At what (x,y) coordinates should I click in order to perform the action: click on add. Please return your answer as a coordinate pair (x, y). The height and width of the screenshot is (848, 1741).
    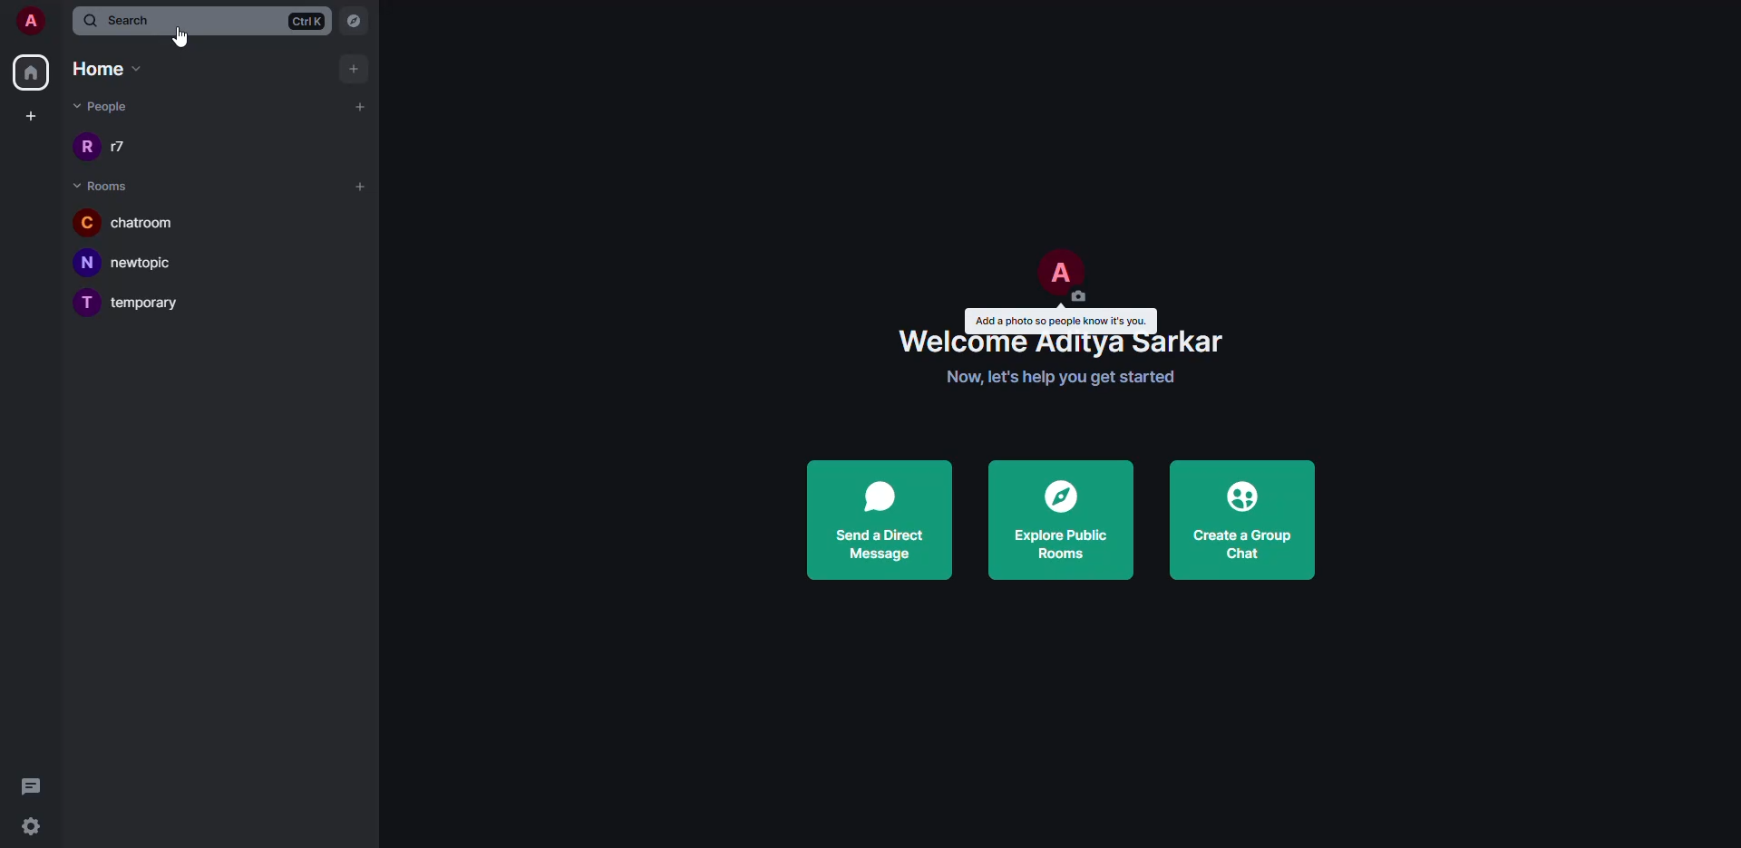
    Looking at the image, I should click on (360, 105).